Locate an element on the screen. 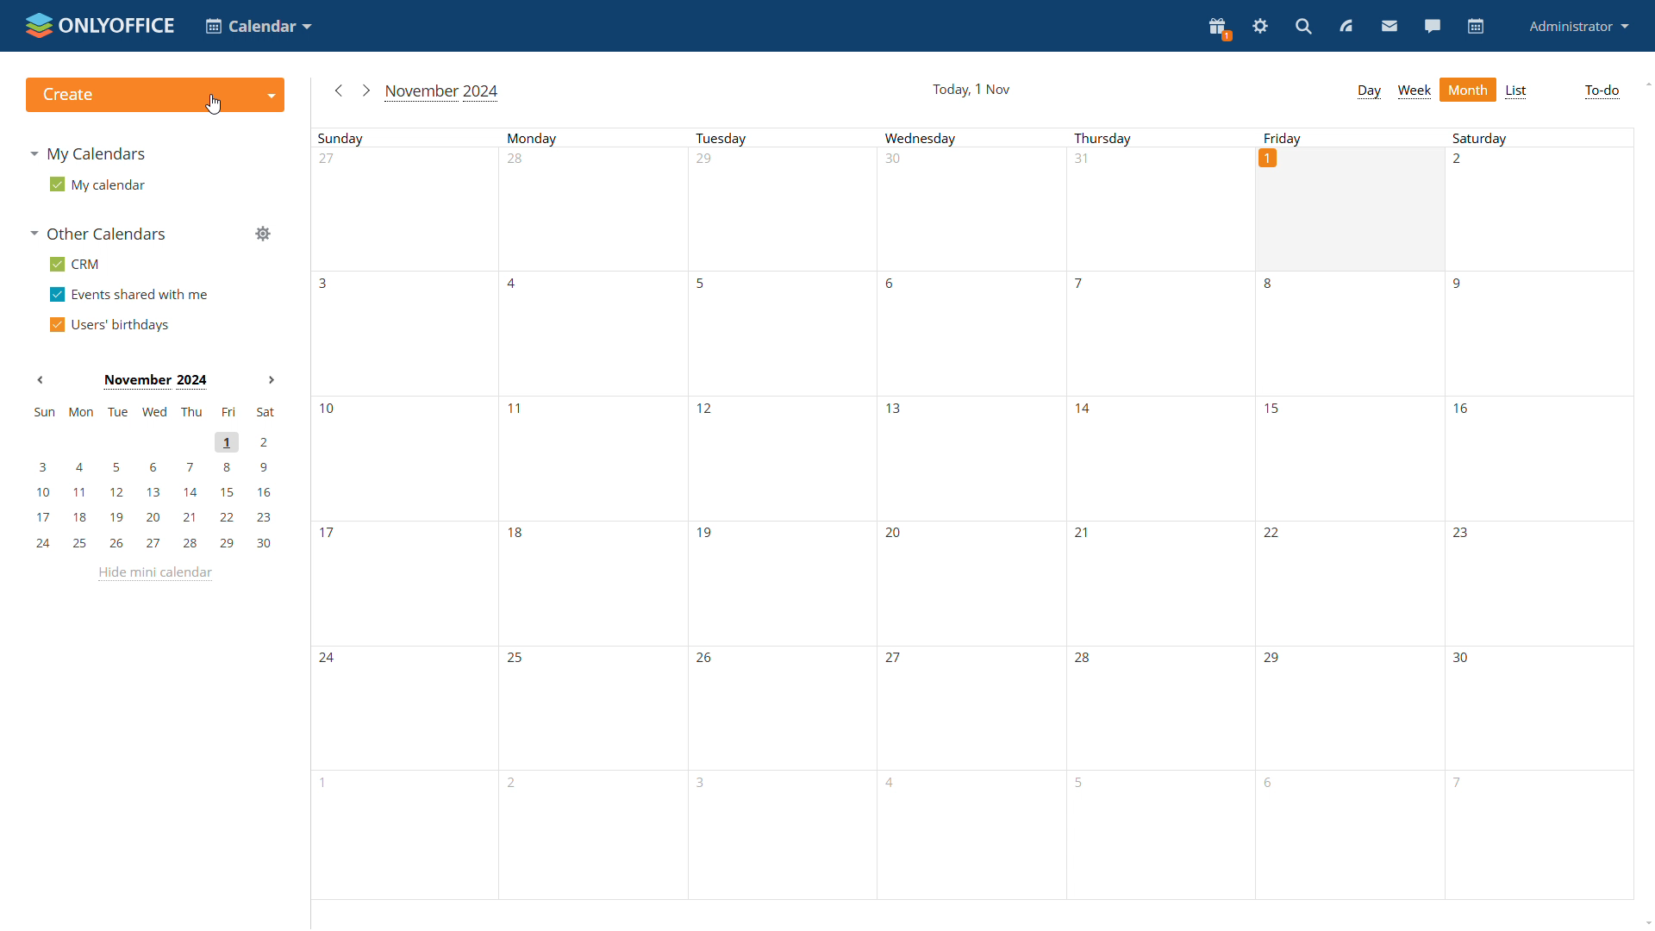 The width and height of the screenshot is (1655, 931). Wednesday is located at coordinates (969, 514).